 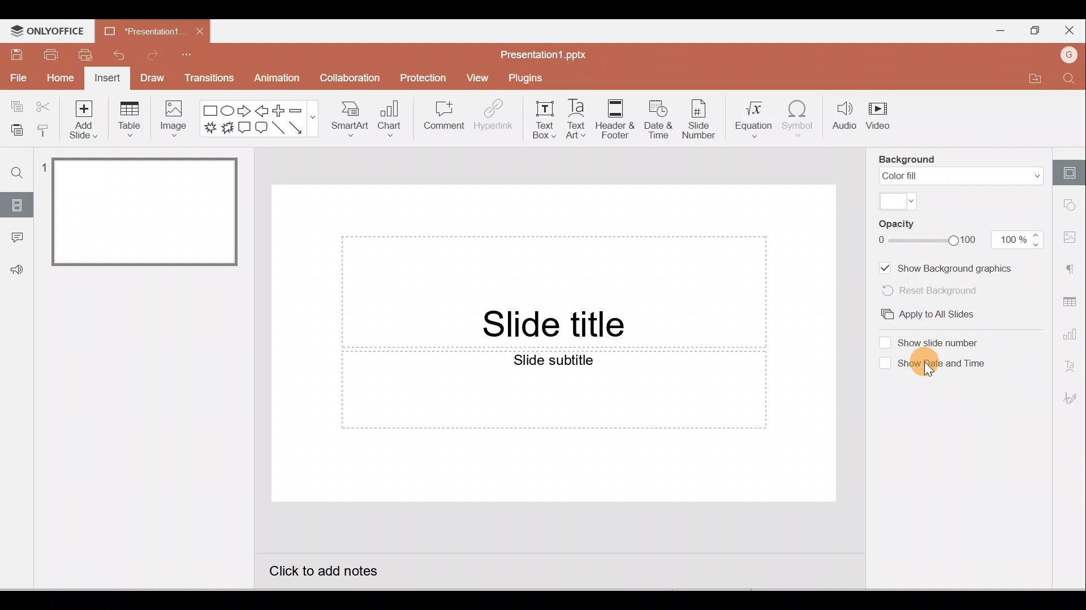 I want to click on Apply to all slides, so click(x=932, y=314).